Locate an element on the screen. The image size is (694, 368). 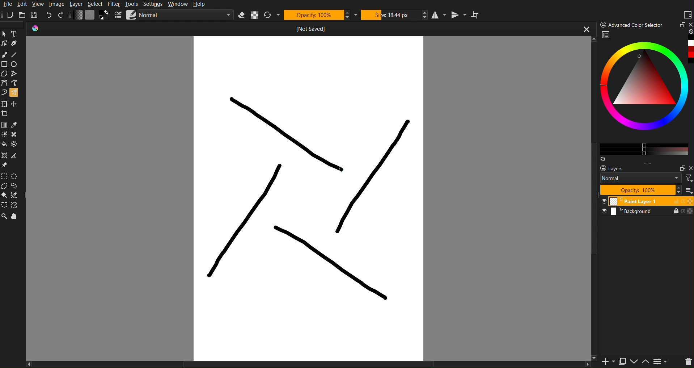
Advanced Color Selector is located at coordinates (632, 24).